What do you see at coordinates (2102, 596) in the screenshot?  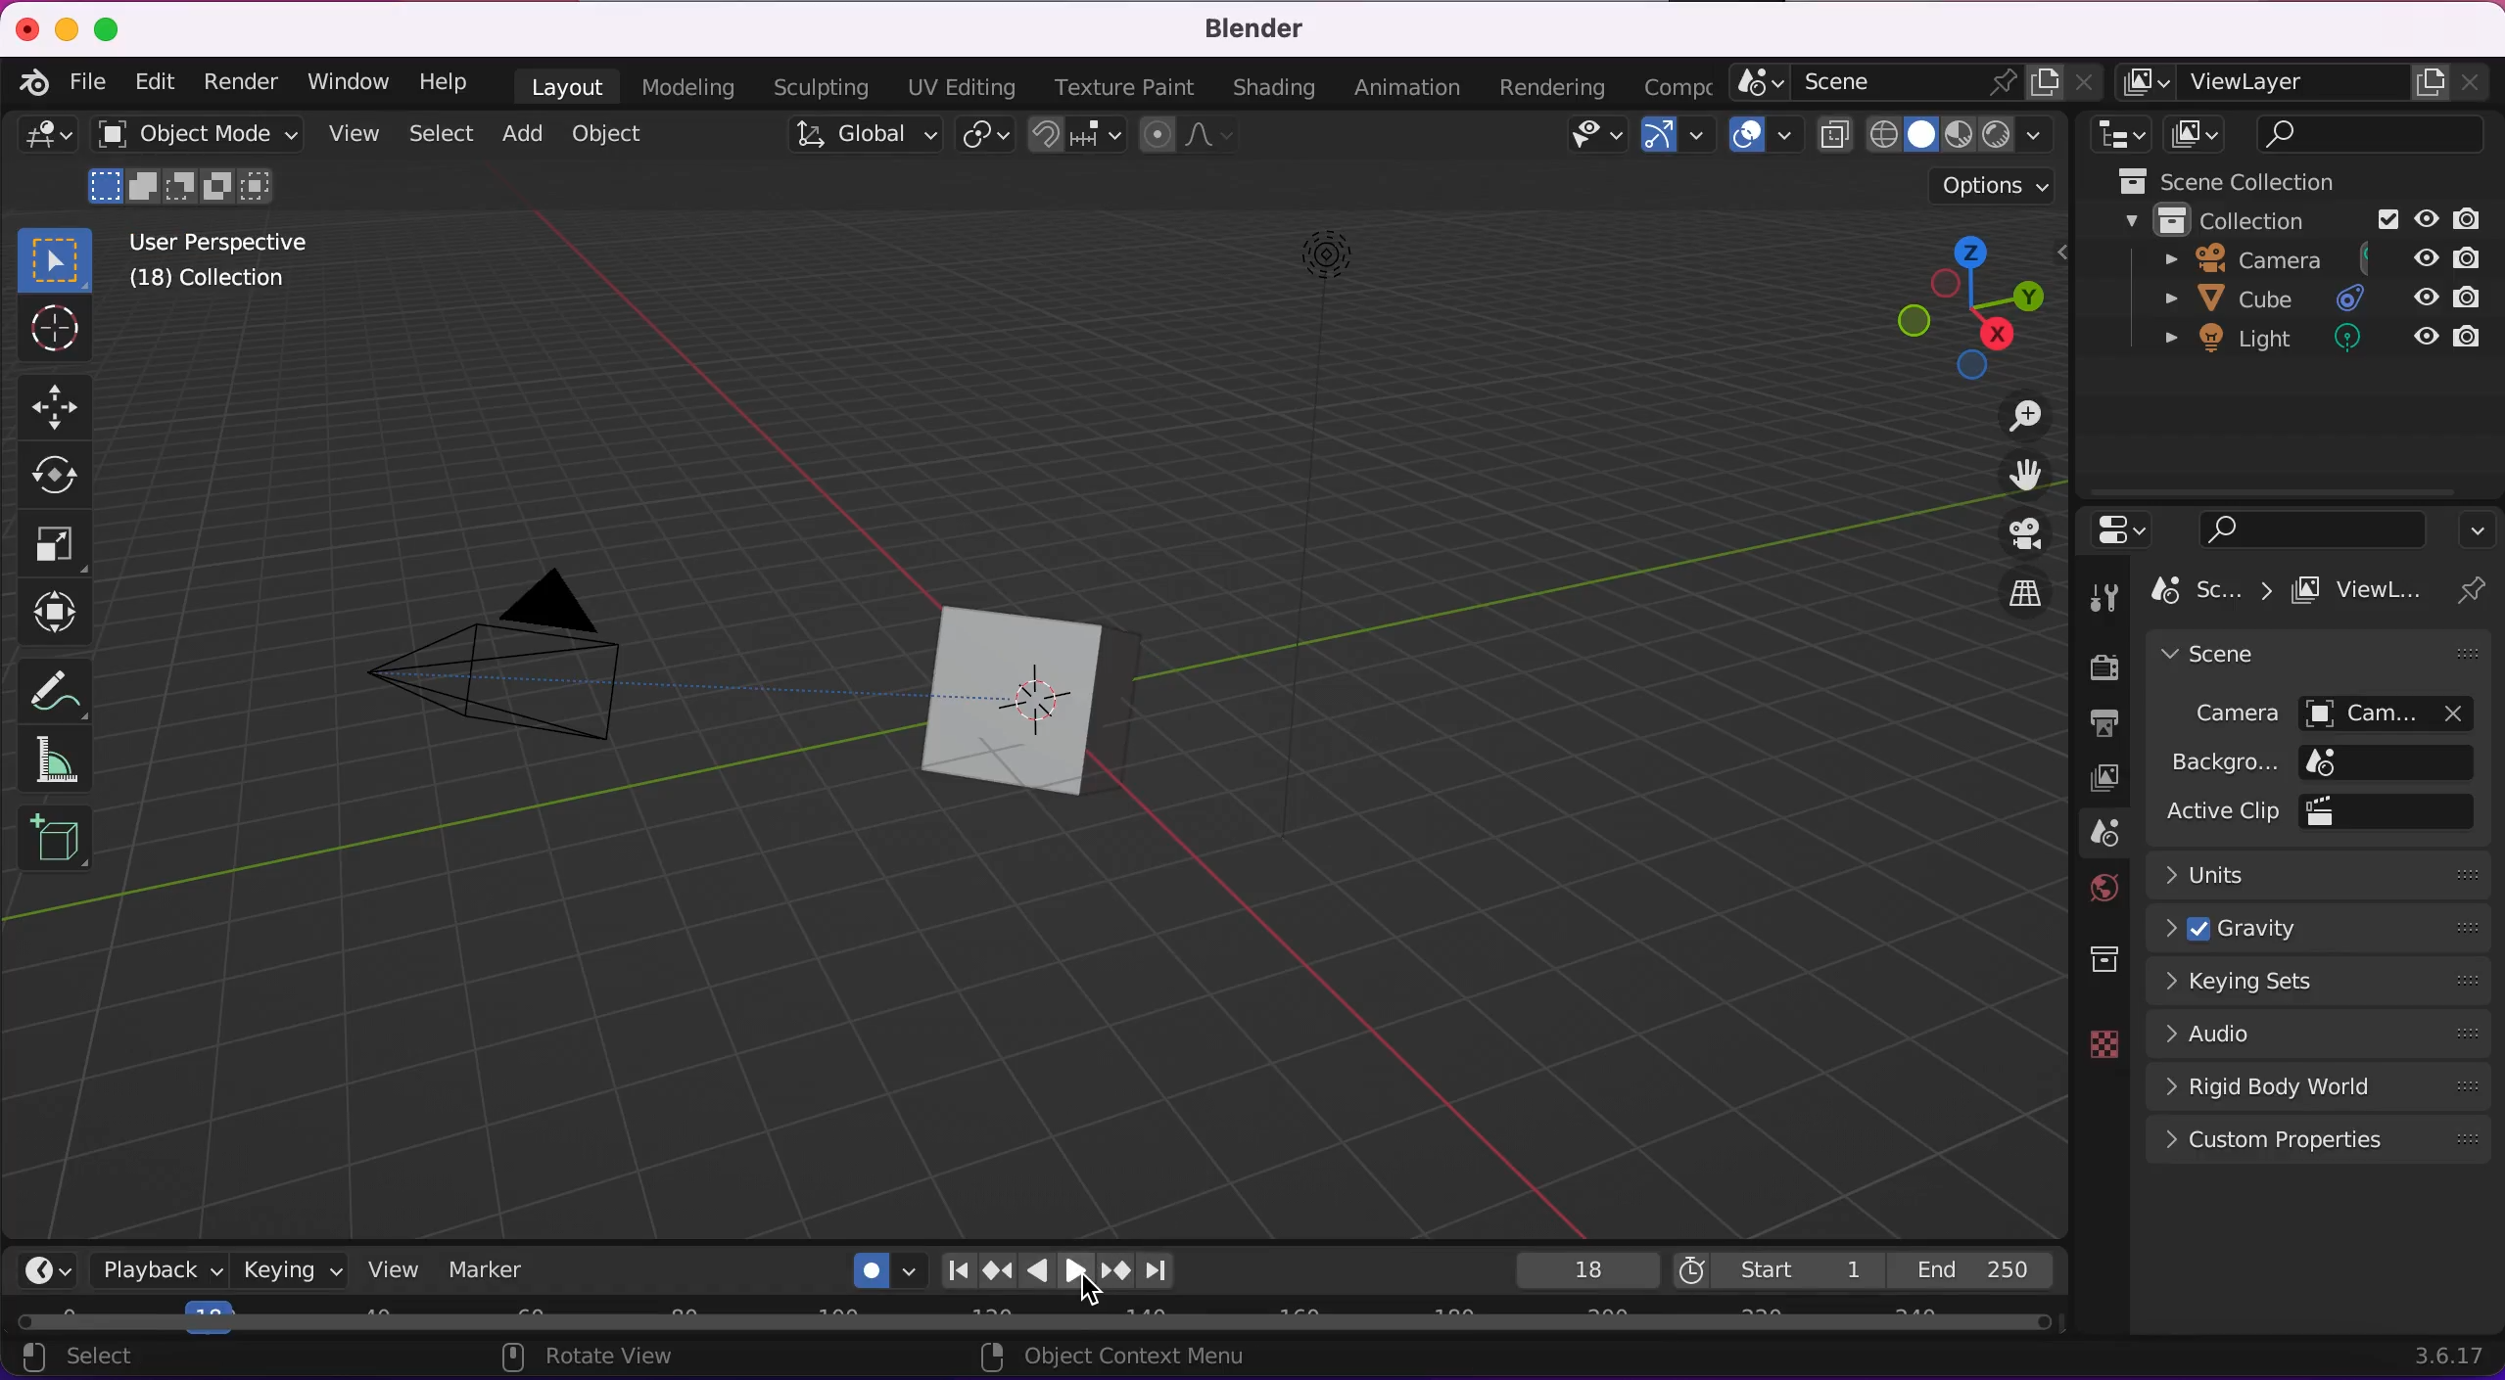 I see `tools` at bounding box center [2102, 596].